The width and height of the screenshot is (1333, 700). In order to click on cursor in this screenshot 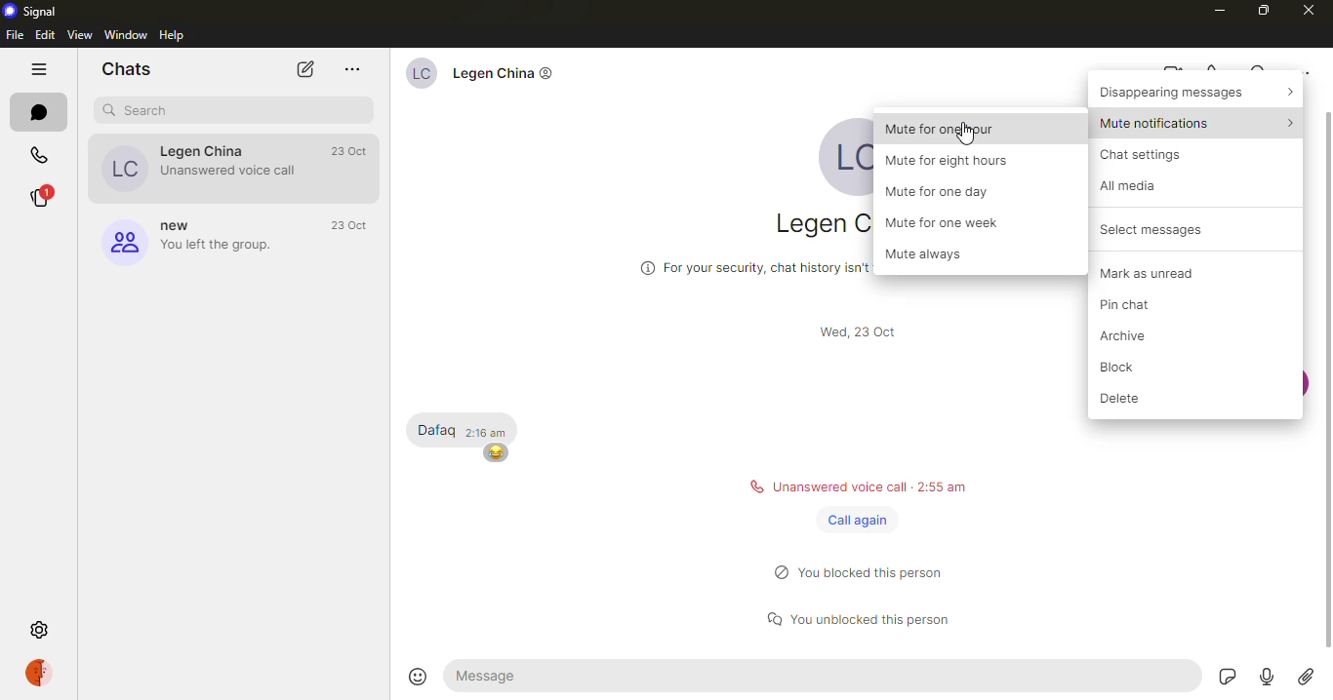, I will do `click(963, 134)`.